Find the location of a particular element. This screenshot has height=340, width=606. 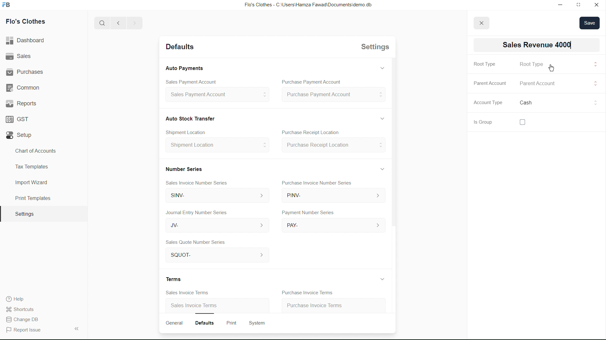

Cash is located at coordinates (527, 103).